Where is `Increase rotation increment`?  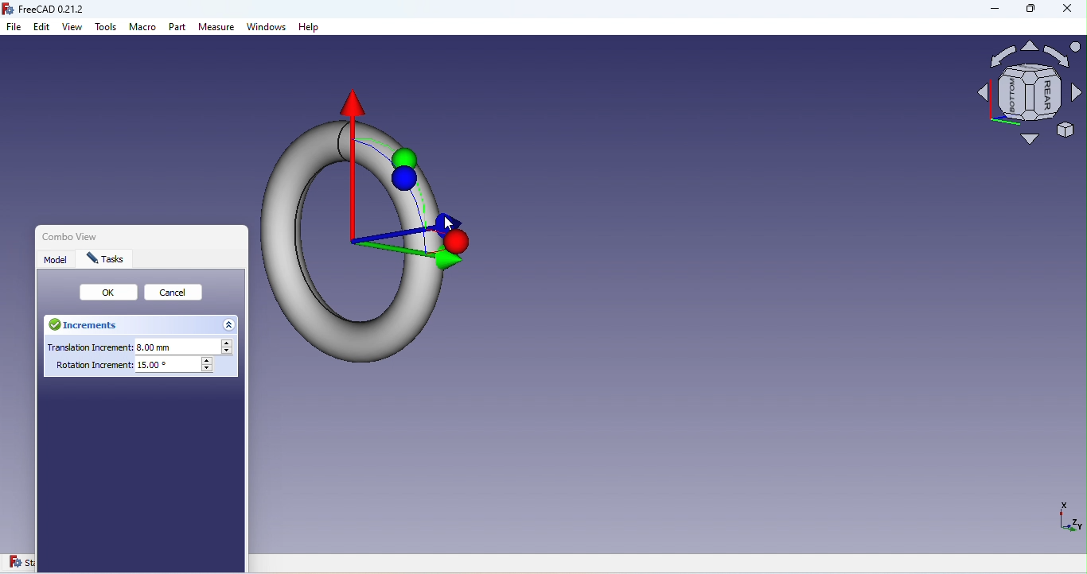 Increase rotation increment is located at coordinates (208, 360).